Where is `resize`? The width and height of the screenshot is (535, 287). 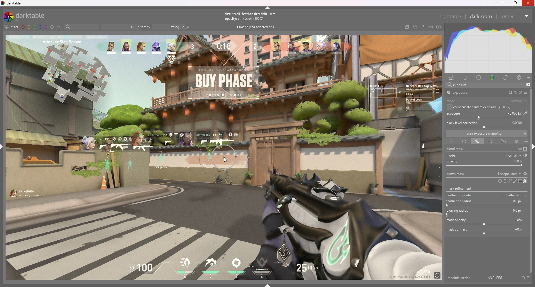 resize is located at coordinates (515, 3).